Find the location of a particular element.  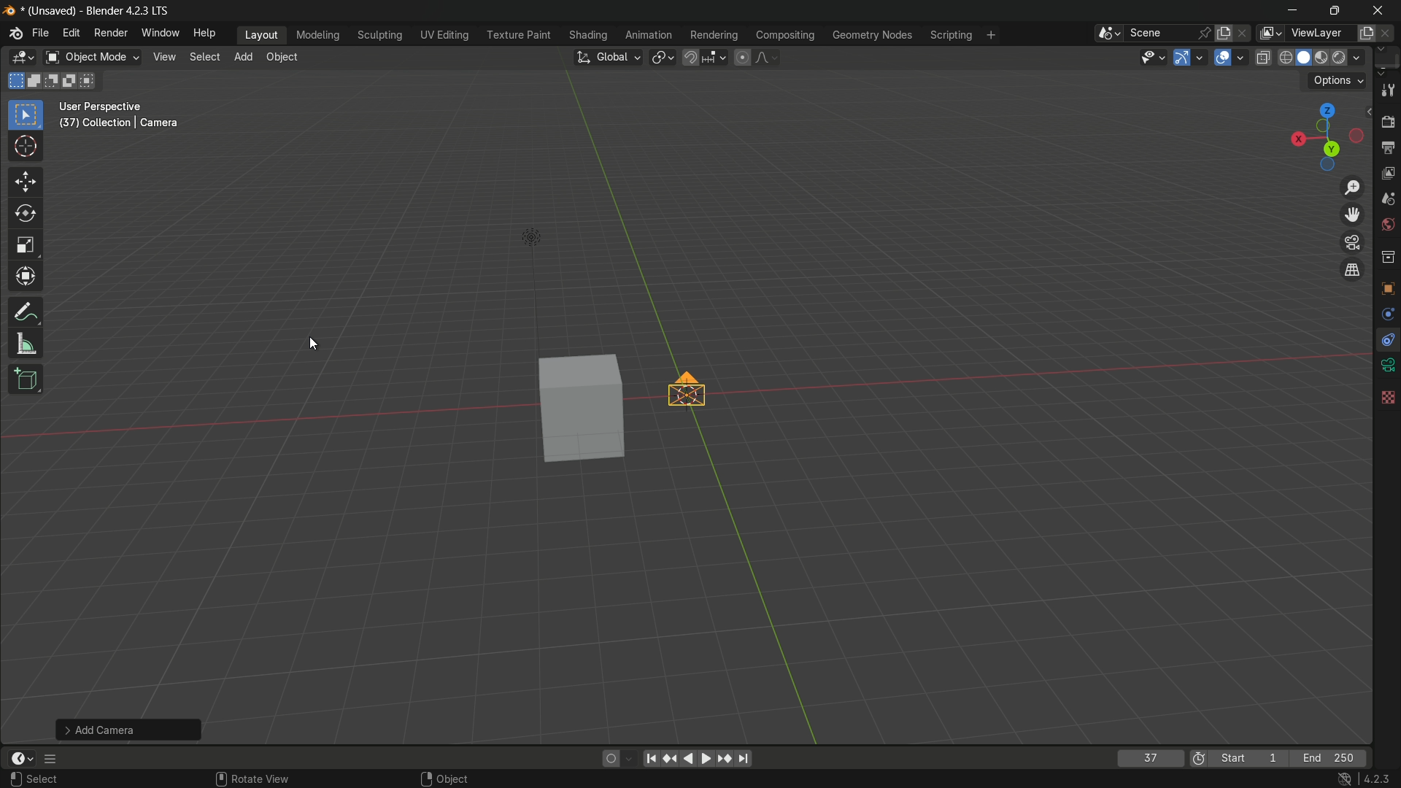

rotate is located at coordinates (1384, 313).